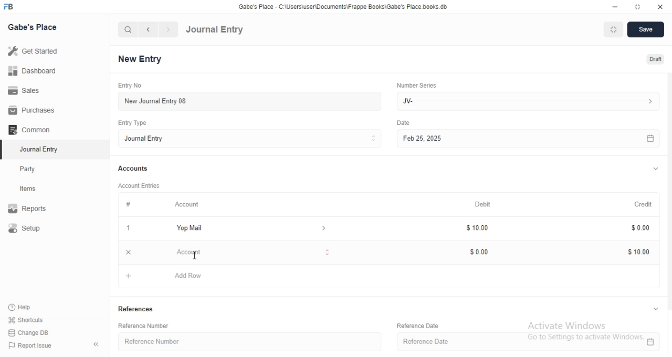 This screenshot has width=672, height=357. Describe the element at coordinates (650, 58) in the screenshot. I see `Draft` at that location.